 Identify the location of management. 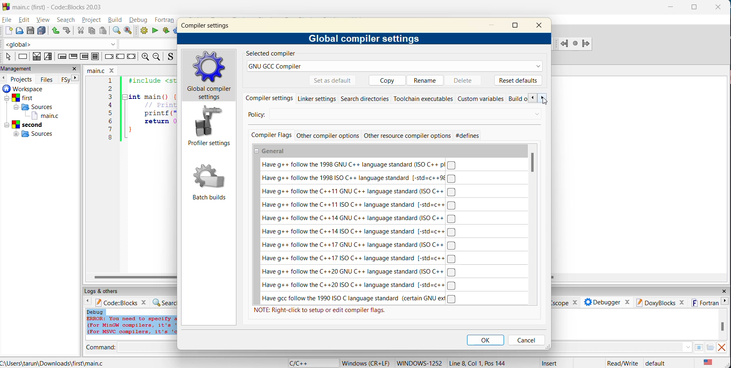
(18, 68).